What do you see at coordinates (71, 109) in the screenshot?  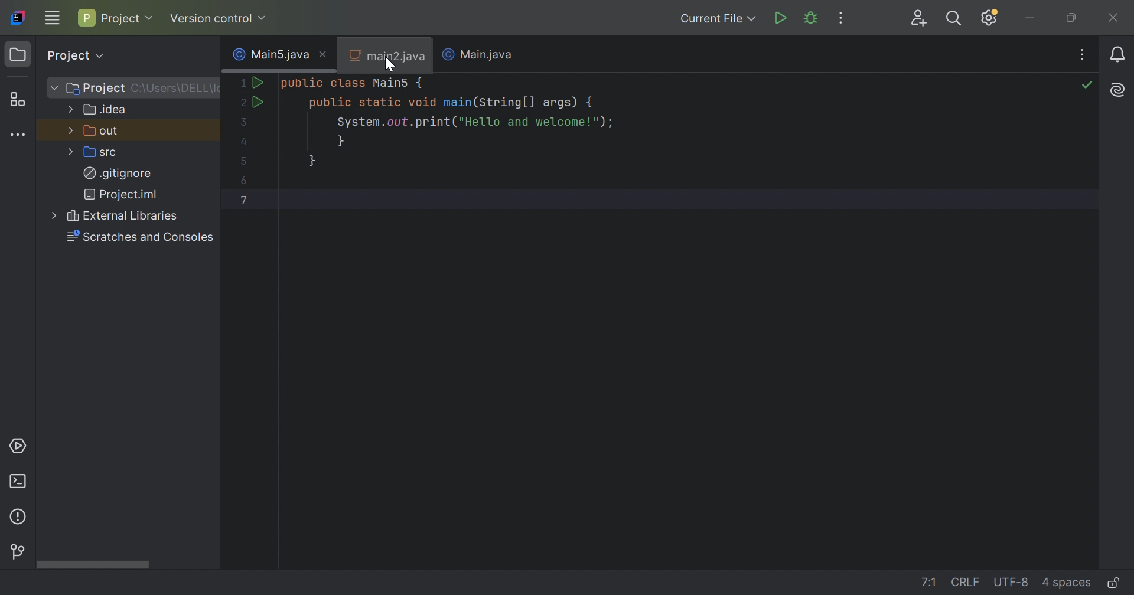 I see `More` at bounding box center [71, 109].